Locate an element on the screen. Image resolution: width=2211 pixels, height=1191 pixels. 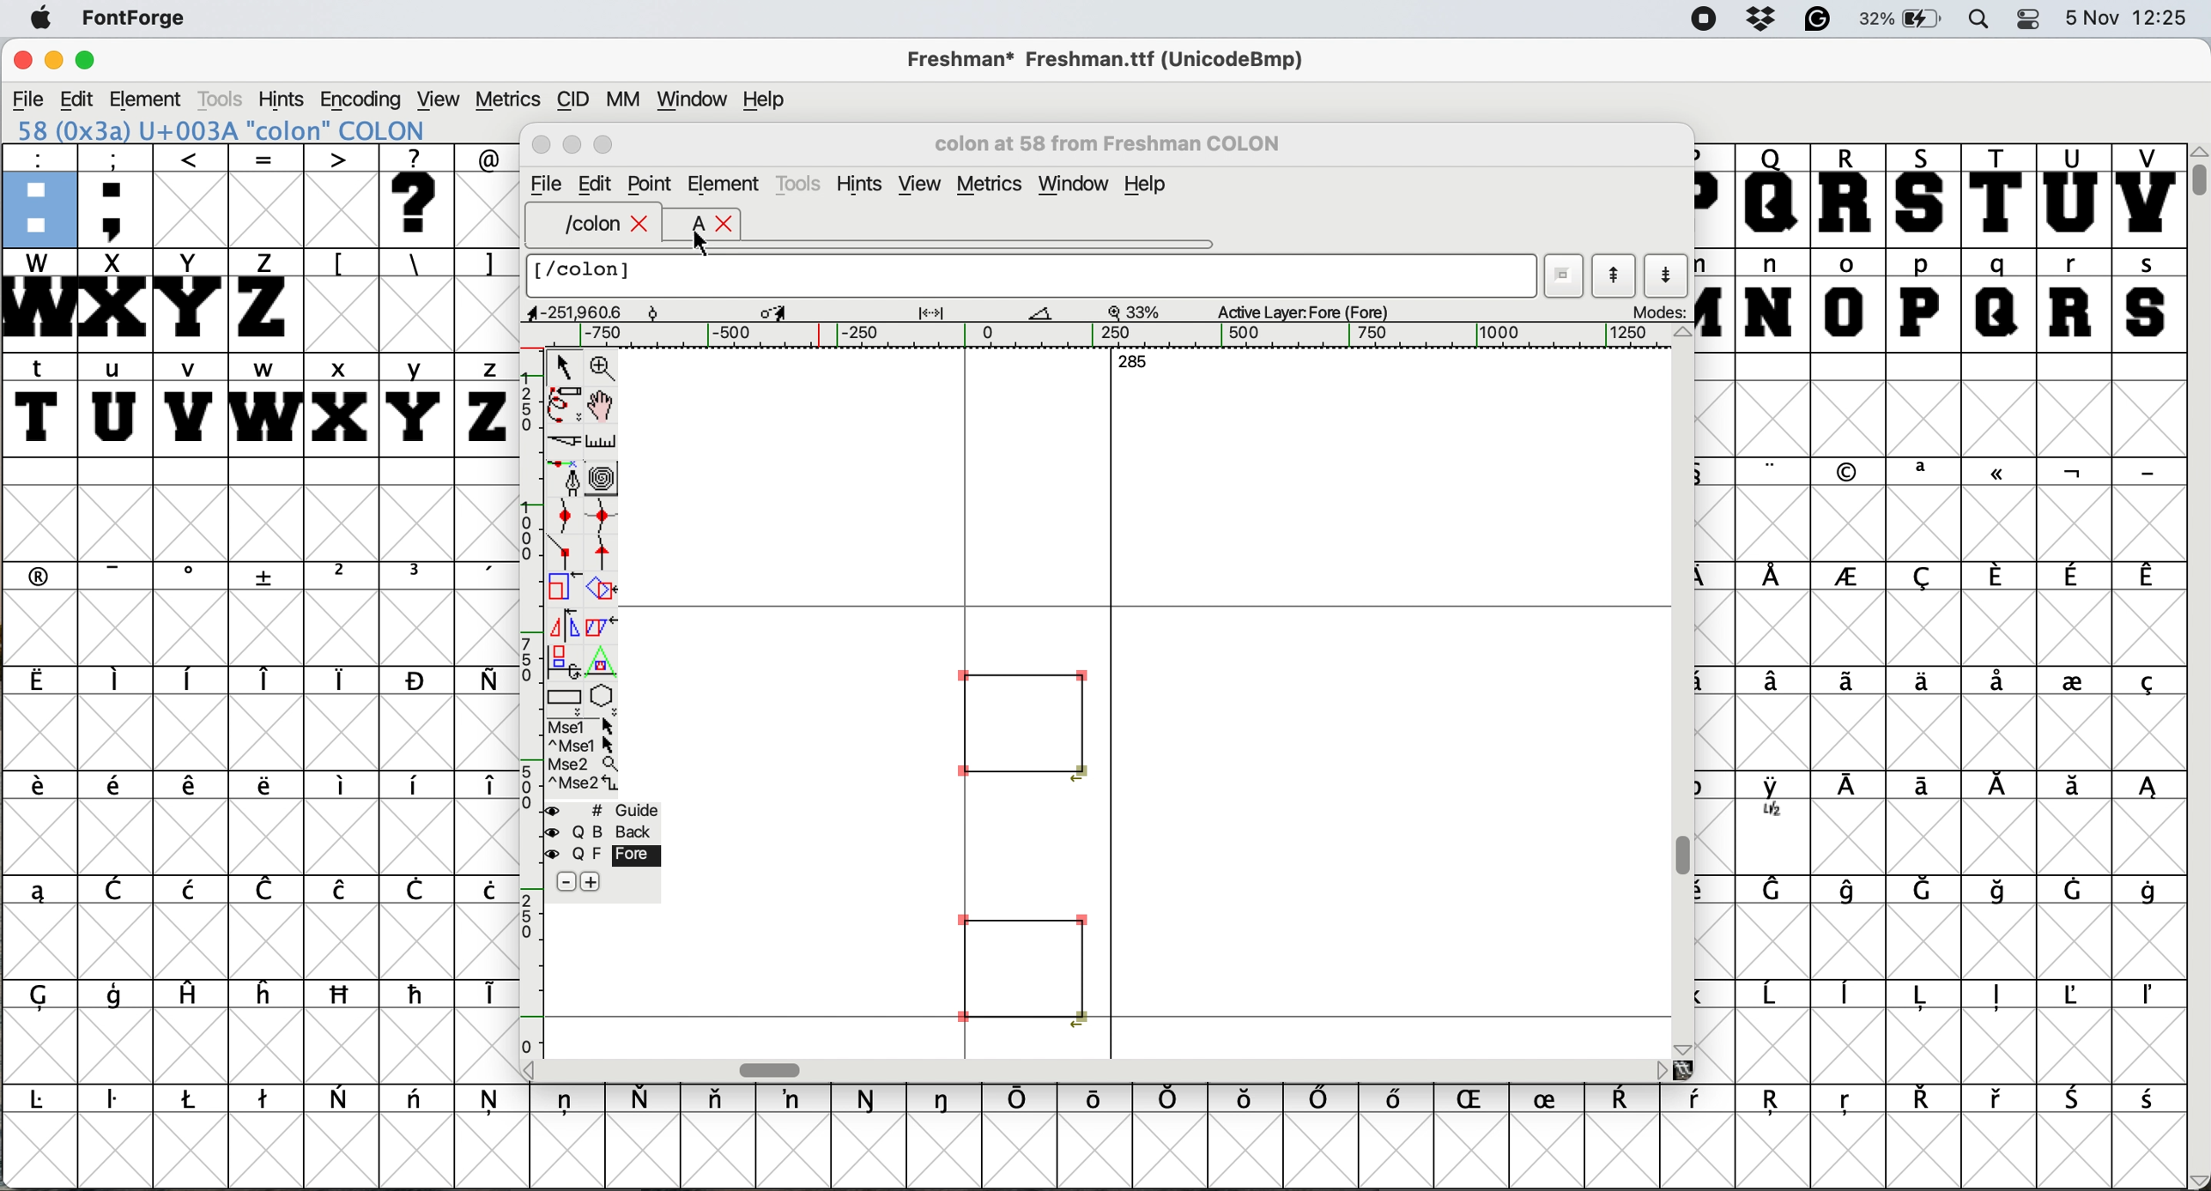
symbol is located at coordinates (2149, 890).